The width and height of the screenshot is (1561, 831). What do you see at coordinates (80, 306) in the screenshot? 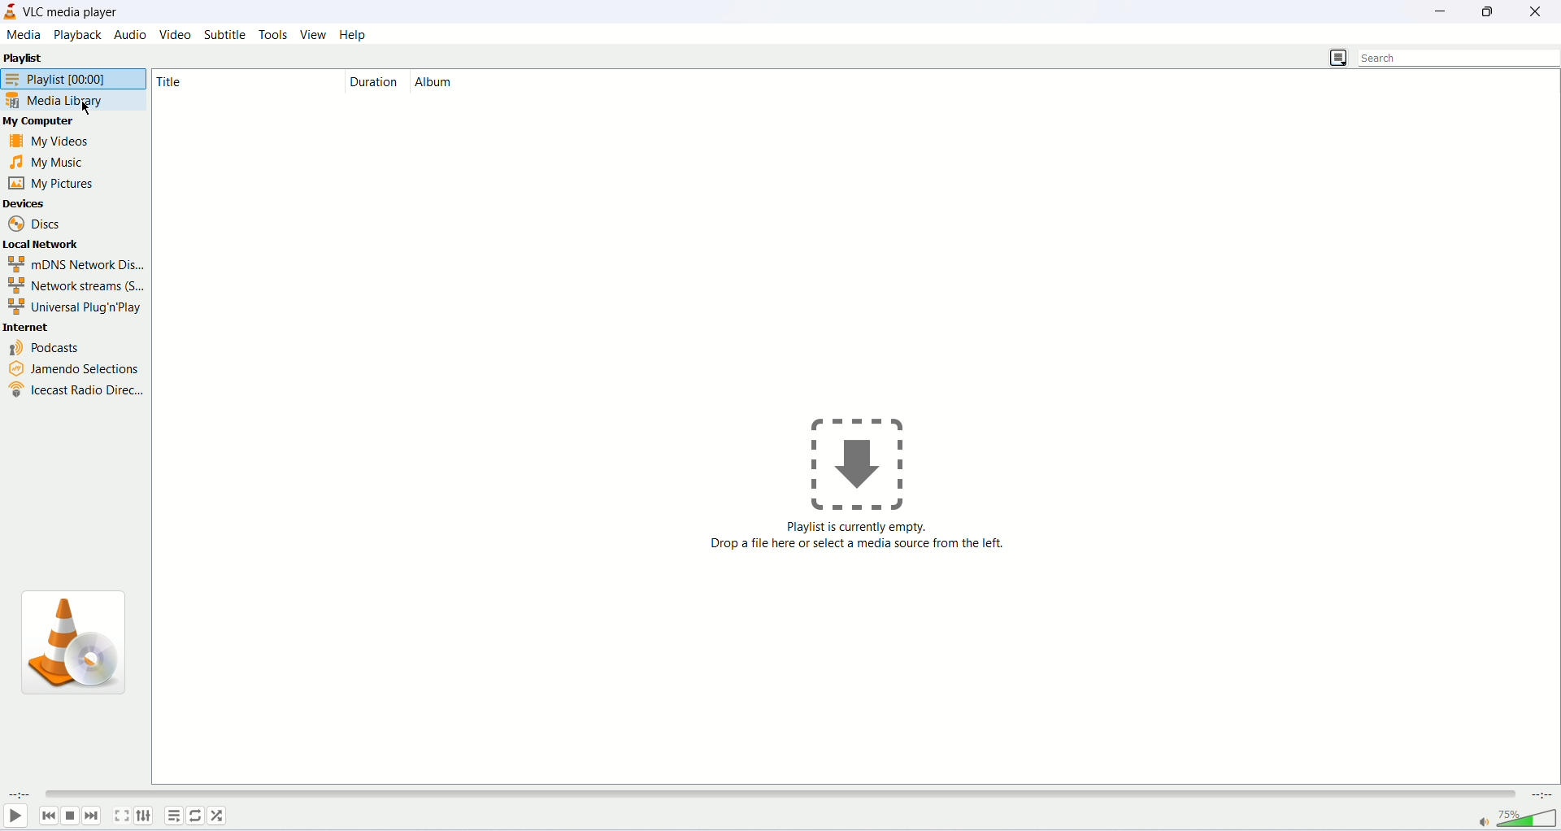
I see `universal plug'n play` at bounding box center [80, 306].